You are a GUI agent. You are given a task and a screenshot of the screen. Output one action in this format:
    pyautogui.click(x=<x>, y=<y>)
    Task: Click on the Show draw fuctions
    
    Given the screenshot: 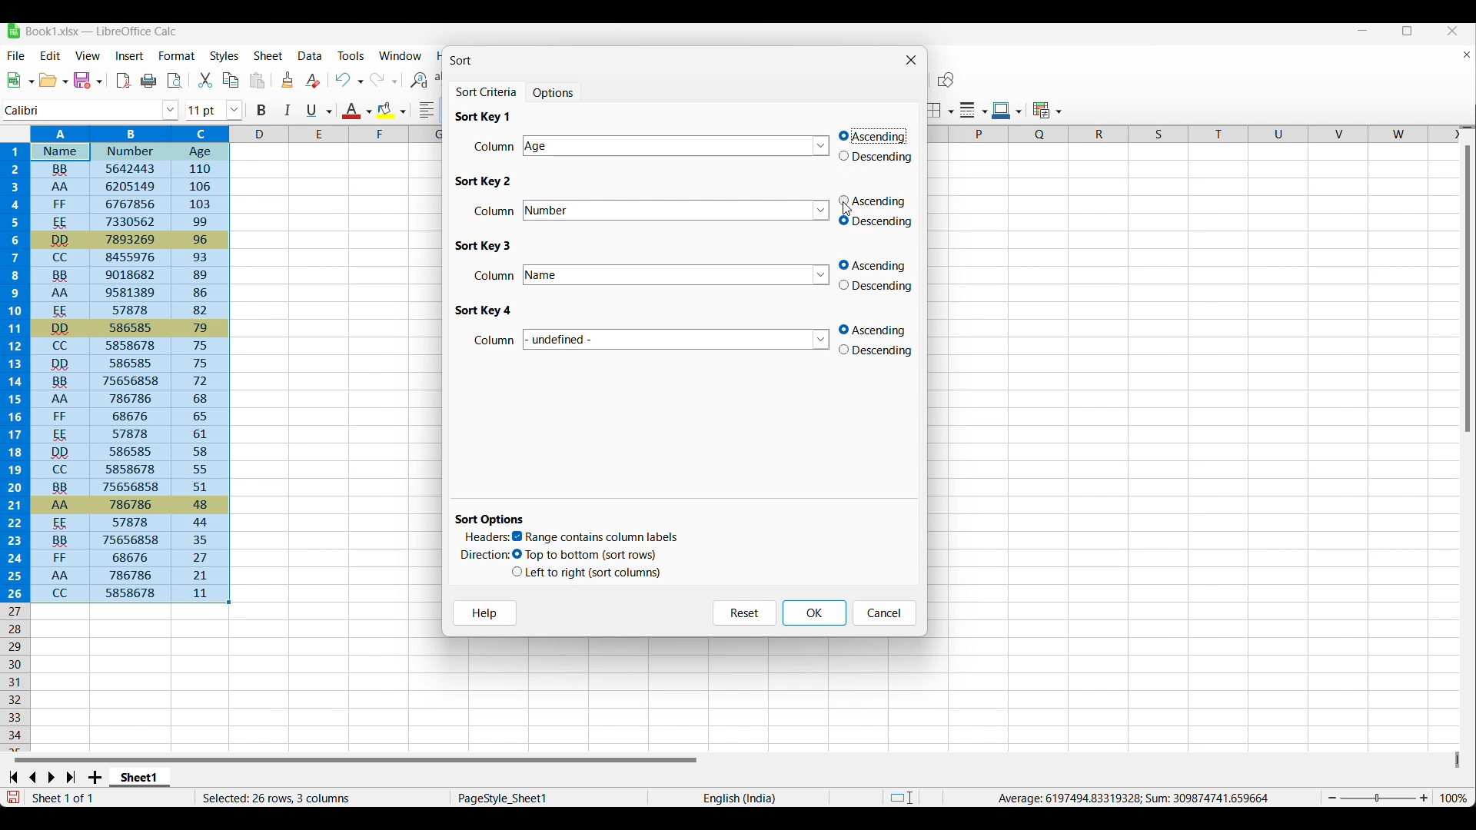 What is the action you would take?
    pyautogui.click(x=946, y=79)
    